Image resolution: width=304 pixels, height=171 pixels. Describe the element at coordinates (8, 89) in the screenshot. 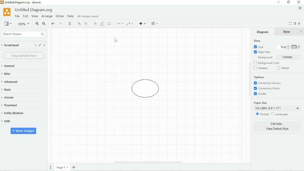

I see `Basic` at that location.